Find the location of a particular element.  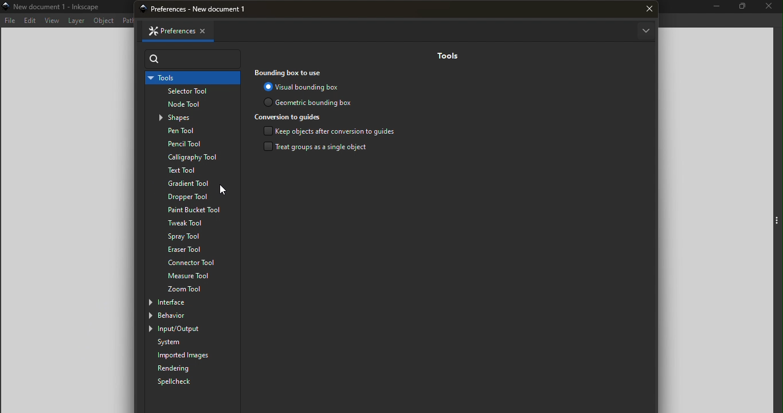

New document 1-Inbcipe is located at coordinates (60, 6).